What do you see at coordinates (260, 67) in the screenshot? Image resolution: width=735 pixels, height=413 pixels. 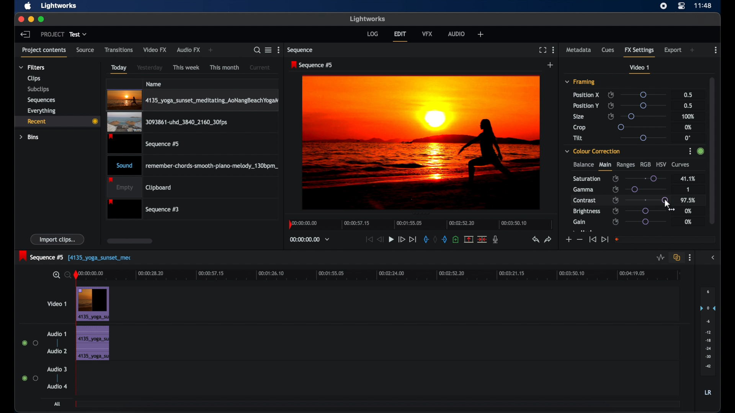 I see `current` at bounding box center [260, 67].